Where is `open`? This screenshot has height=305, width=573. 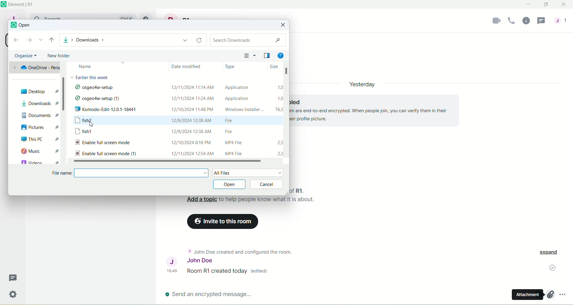 open is located at coordinates (230, 184).